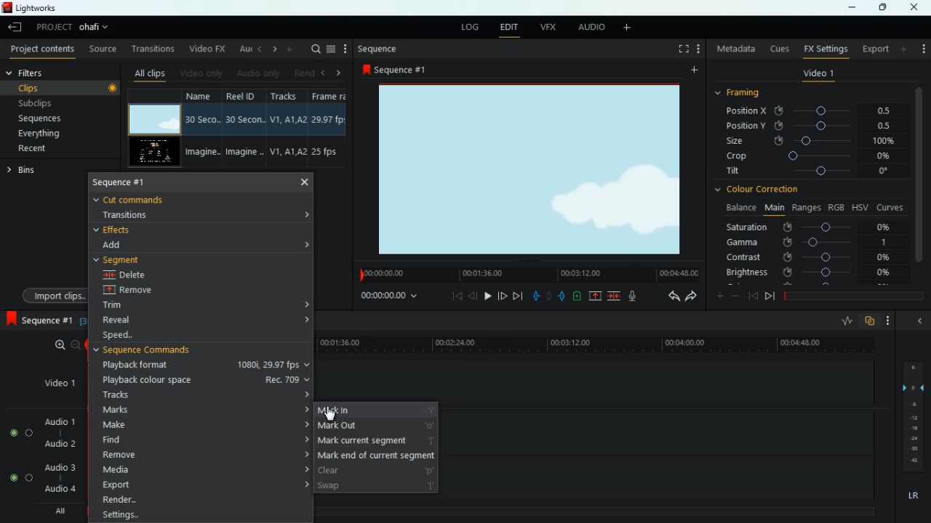  What do you see at coordinates (487, 295) in the screenshot?
I see `play` at bounding box center [487, 295].